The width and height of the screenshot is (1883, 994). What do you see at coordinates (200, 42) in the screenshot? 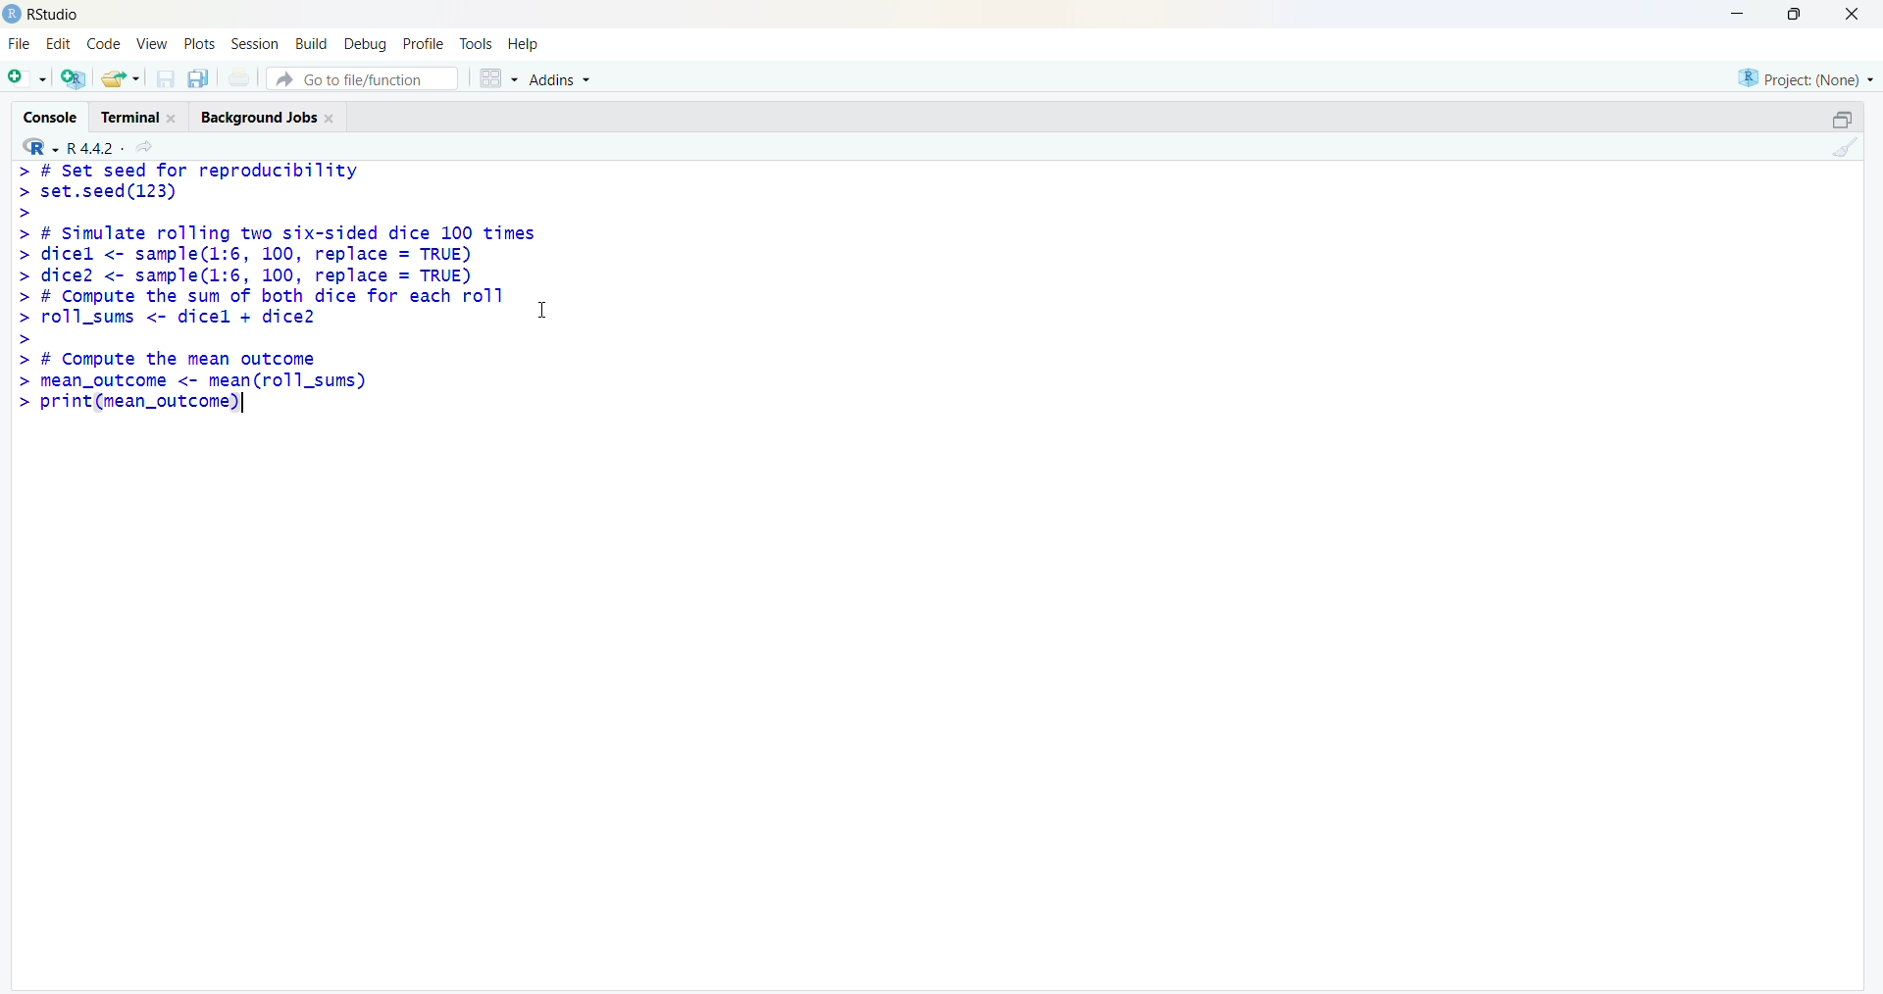
I see `plots` at bounding box center [200, 42].